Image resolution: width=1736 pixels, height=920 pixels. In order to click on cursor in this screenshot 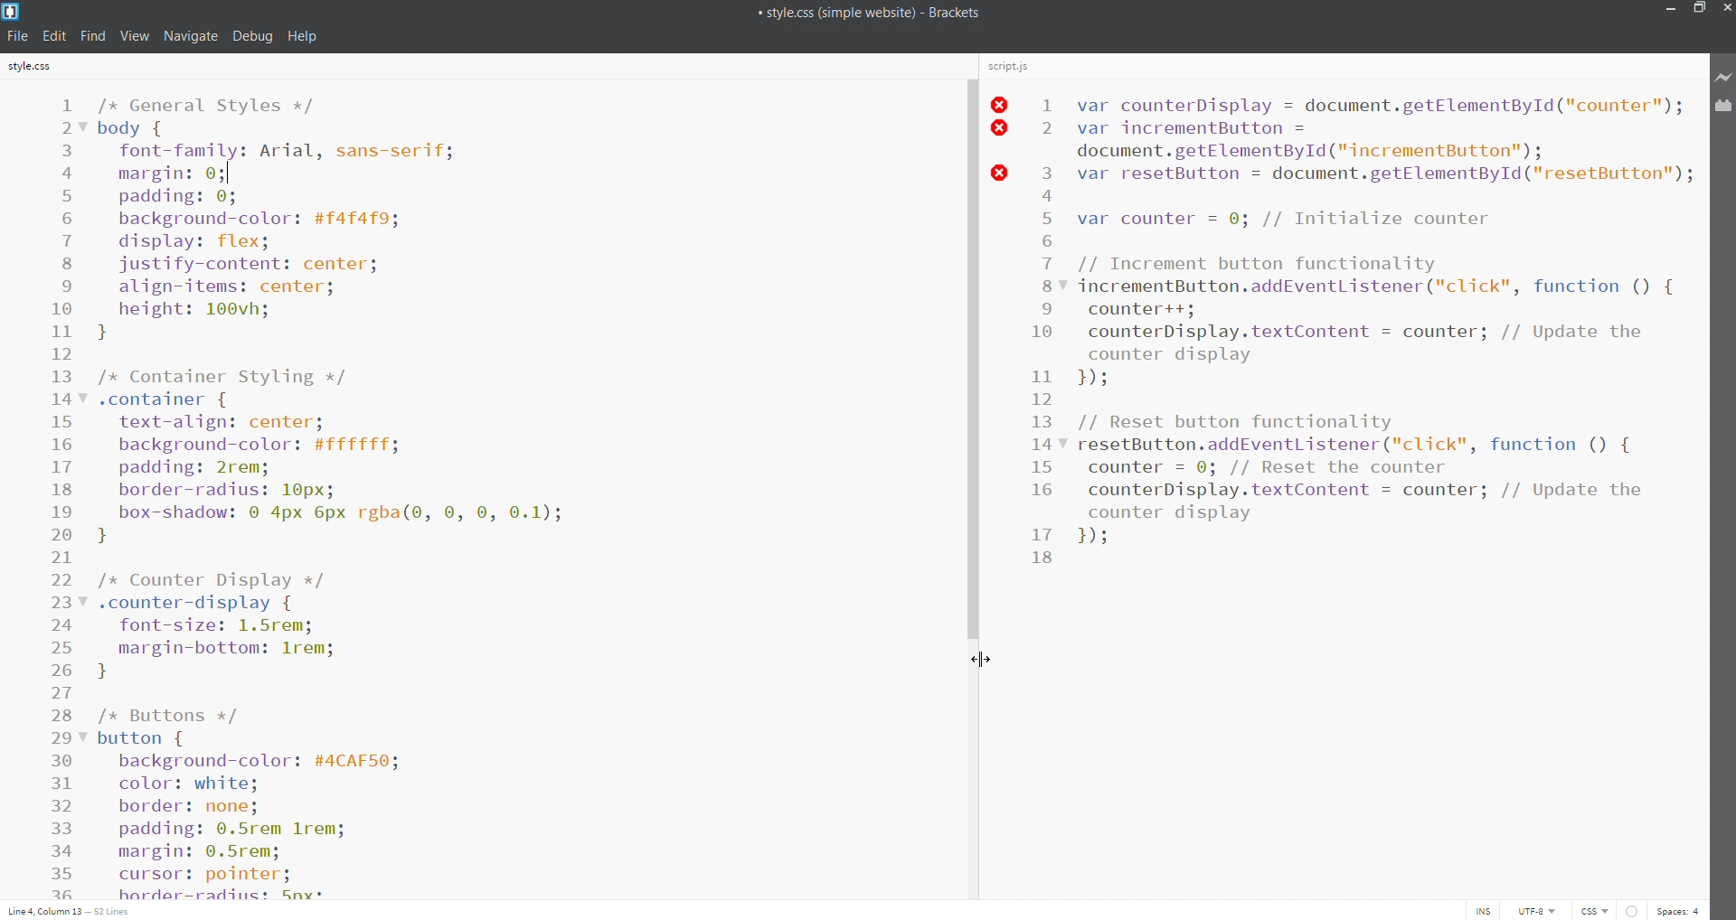, I will do `click(981, 660)`.